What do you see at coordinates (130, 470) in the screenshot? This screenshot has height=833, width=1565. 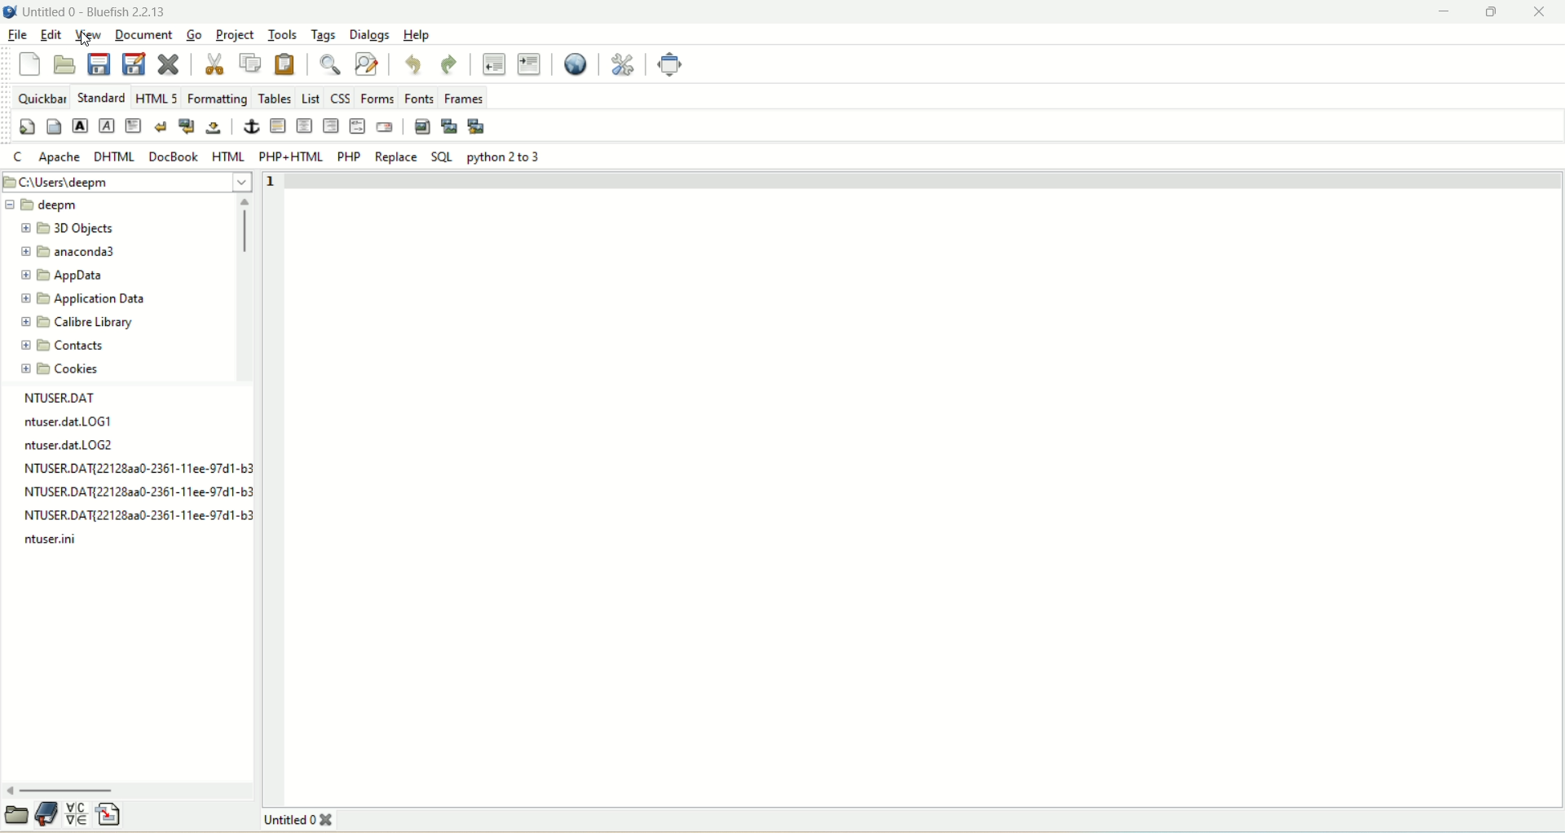 I see `text` at bounding box center [130, 470].